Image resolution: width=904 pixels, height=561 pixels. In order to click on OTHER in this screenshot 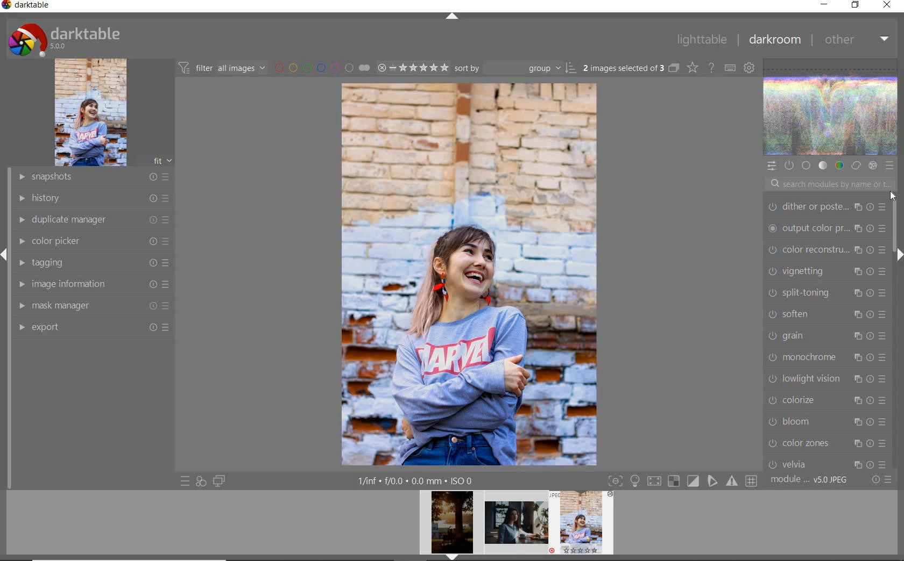, I will do `click(857, 39)`.